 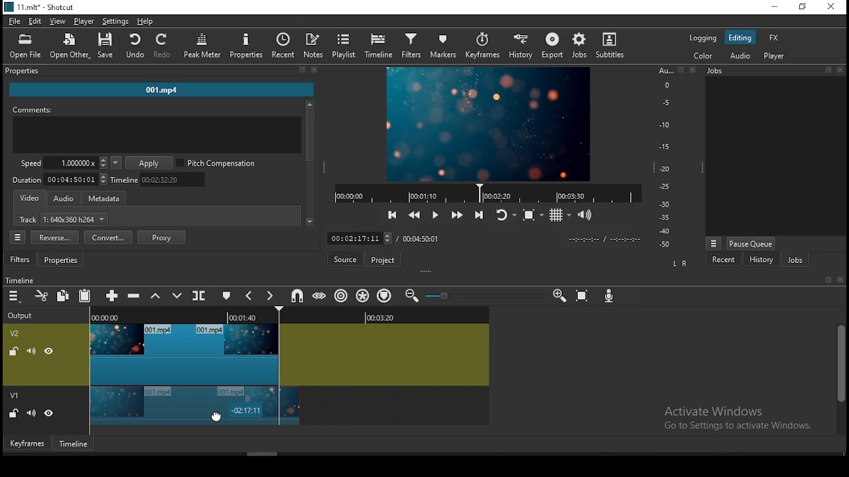 What do you see at coordinates (725, 261) in the screenshot?
I see `recent` at bounding box center [725, 261].